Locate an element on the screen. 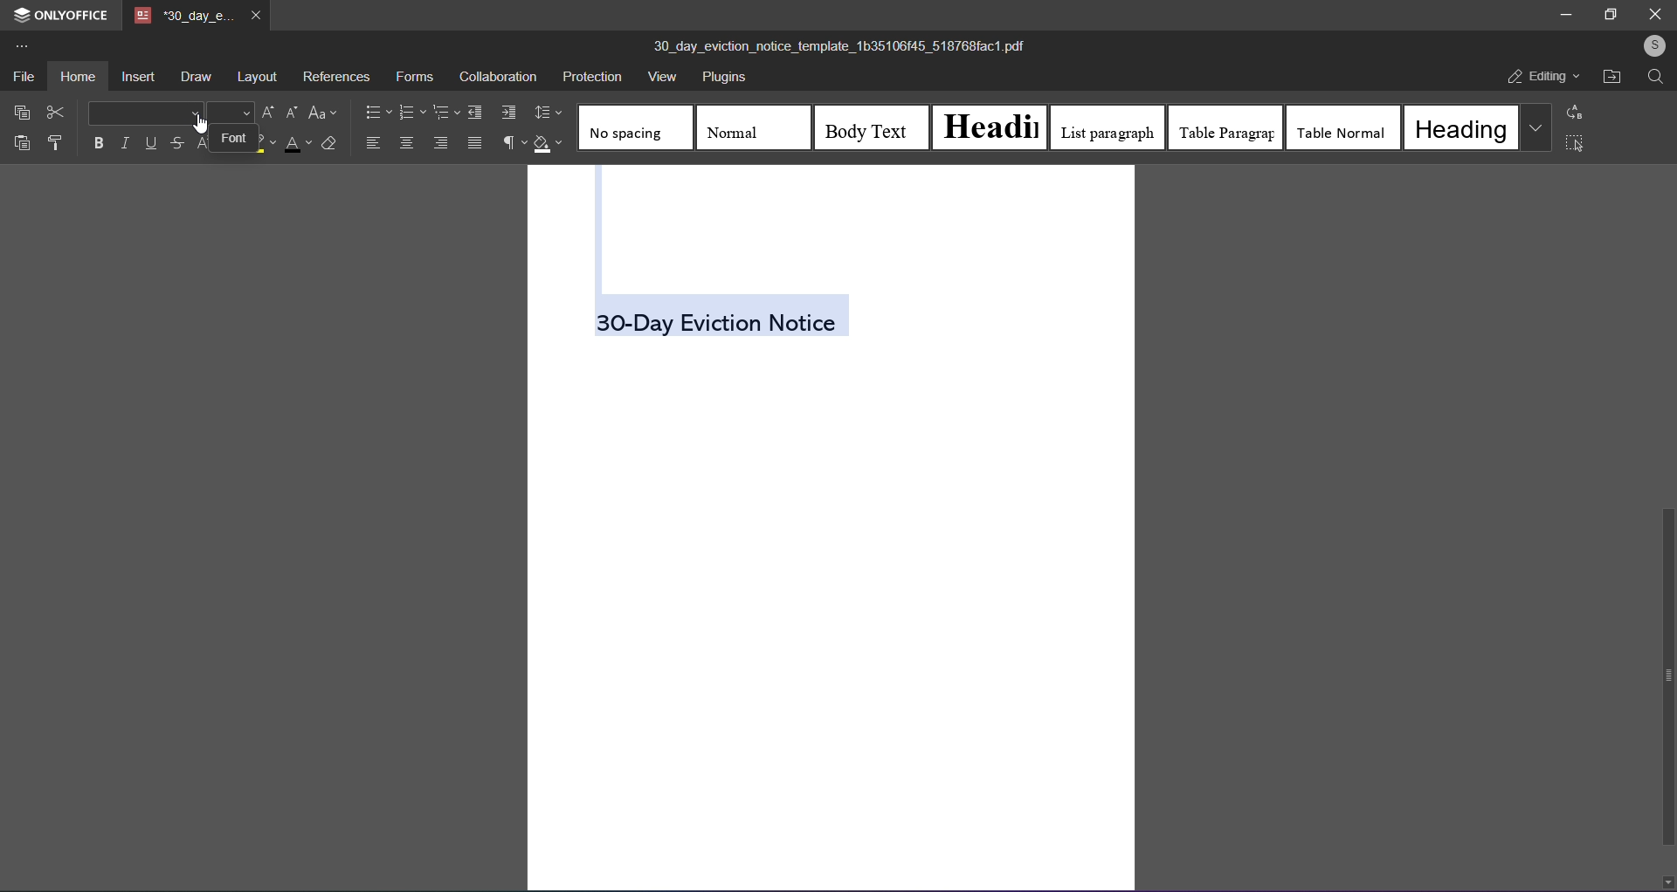  heading is located at coordinates (1460, 127).